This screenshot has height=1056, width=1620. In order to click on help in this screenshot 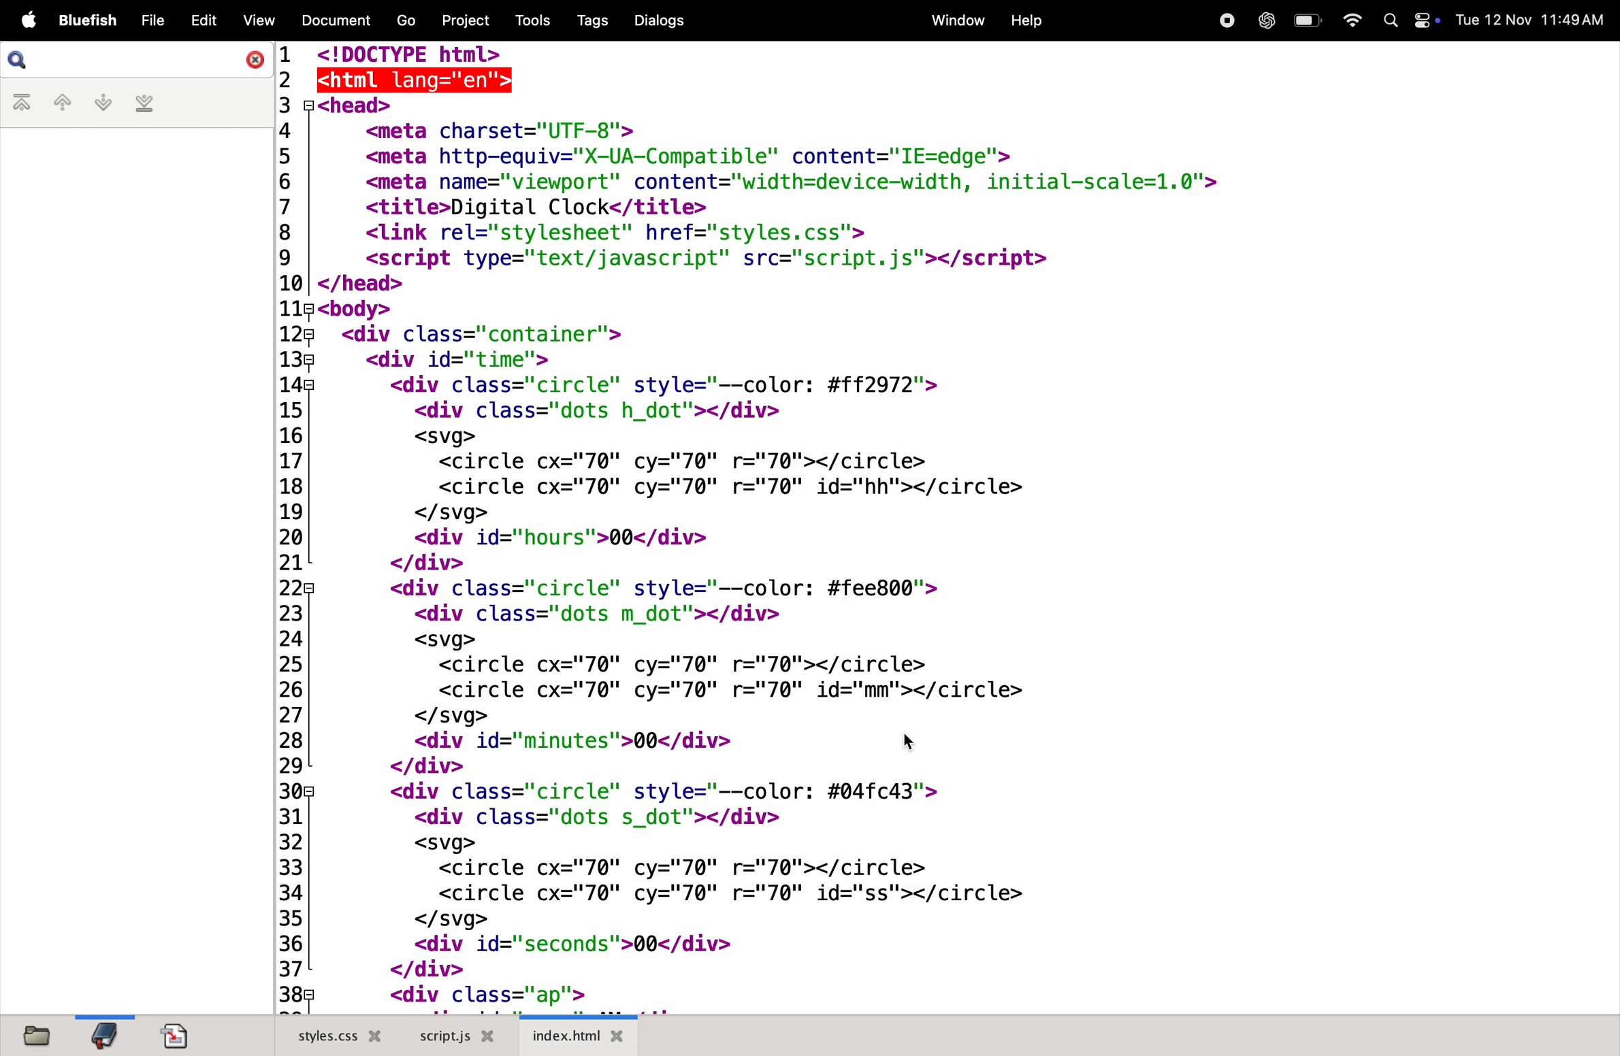, I will do `click(1026, 22)`.